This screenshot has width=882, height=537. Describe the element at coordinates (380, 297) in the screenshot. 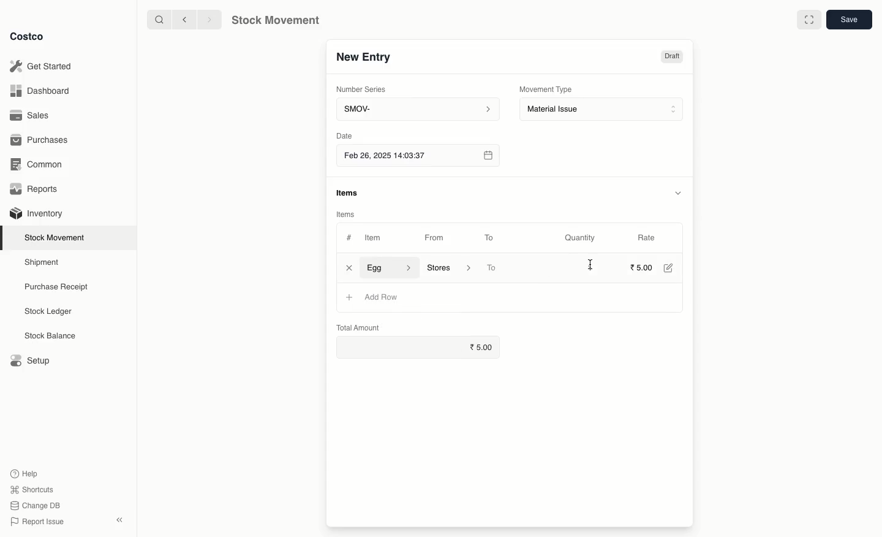

I see `Add row` at that location.